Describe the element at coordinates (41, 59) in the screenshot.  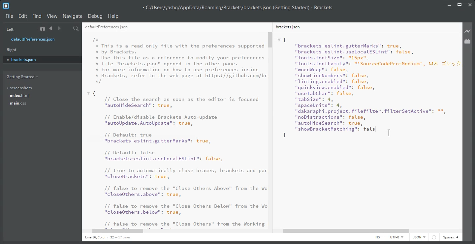
I see `brackets.json` at that location.